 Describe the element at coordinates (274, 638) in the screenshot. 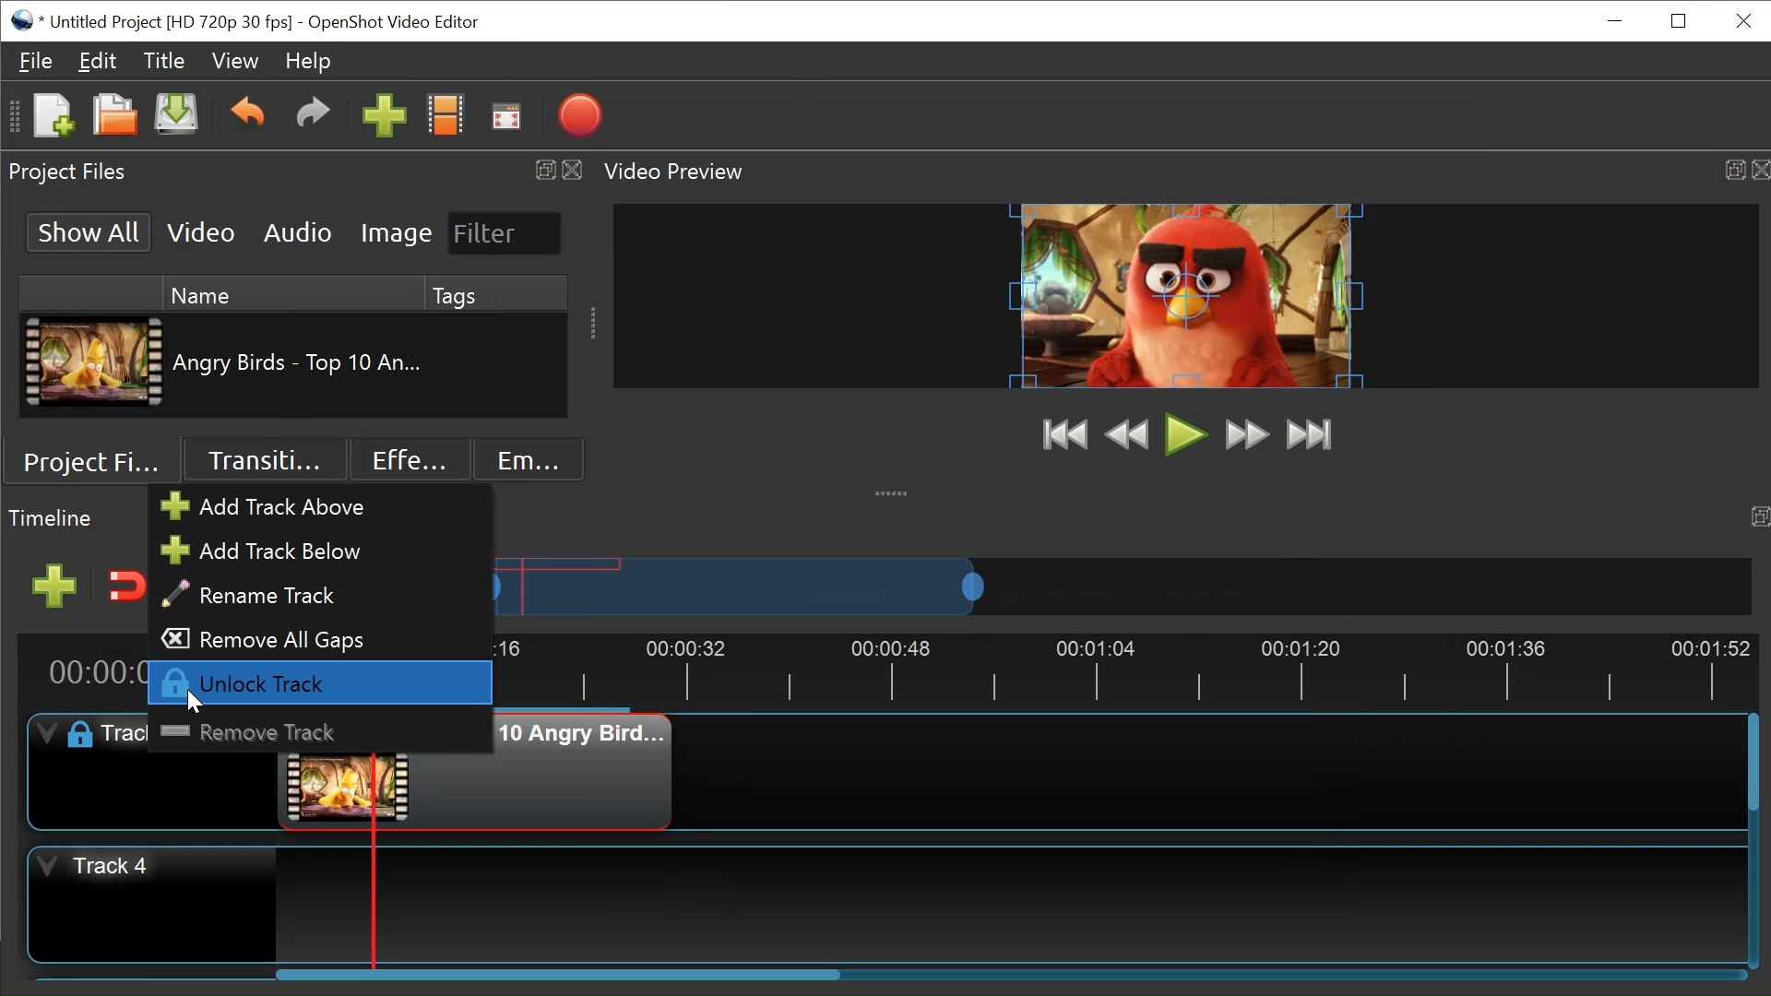

I see `Remove all Gaps` at that location.